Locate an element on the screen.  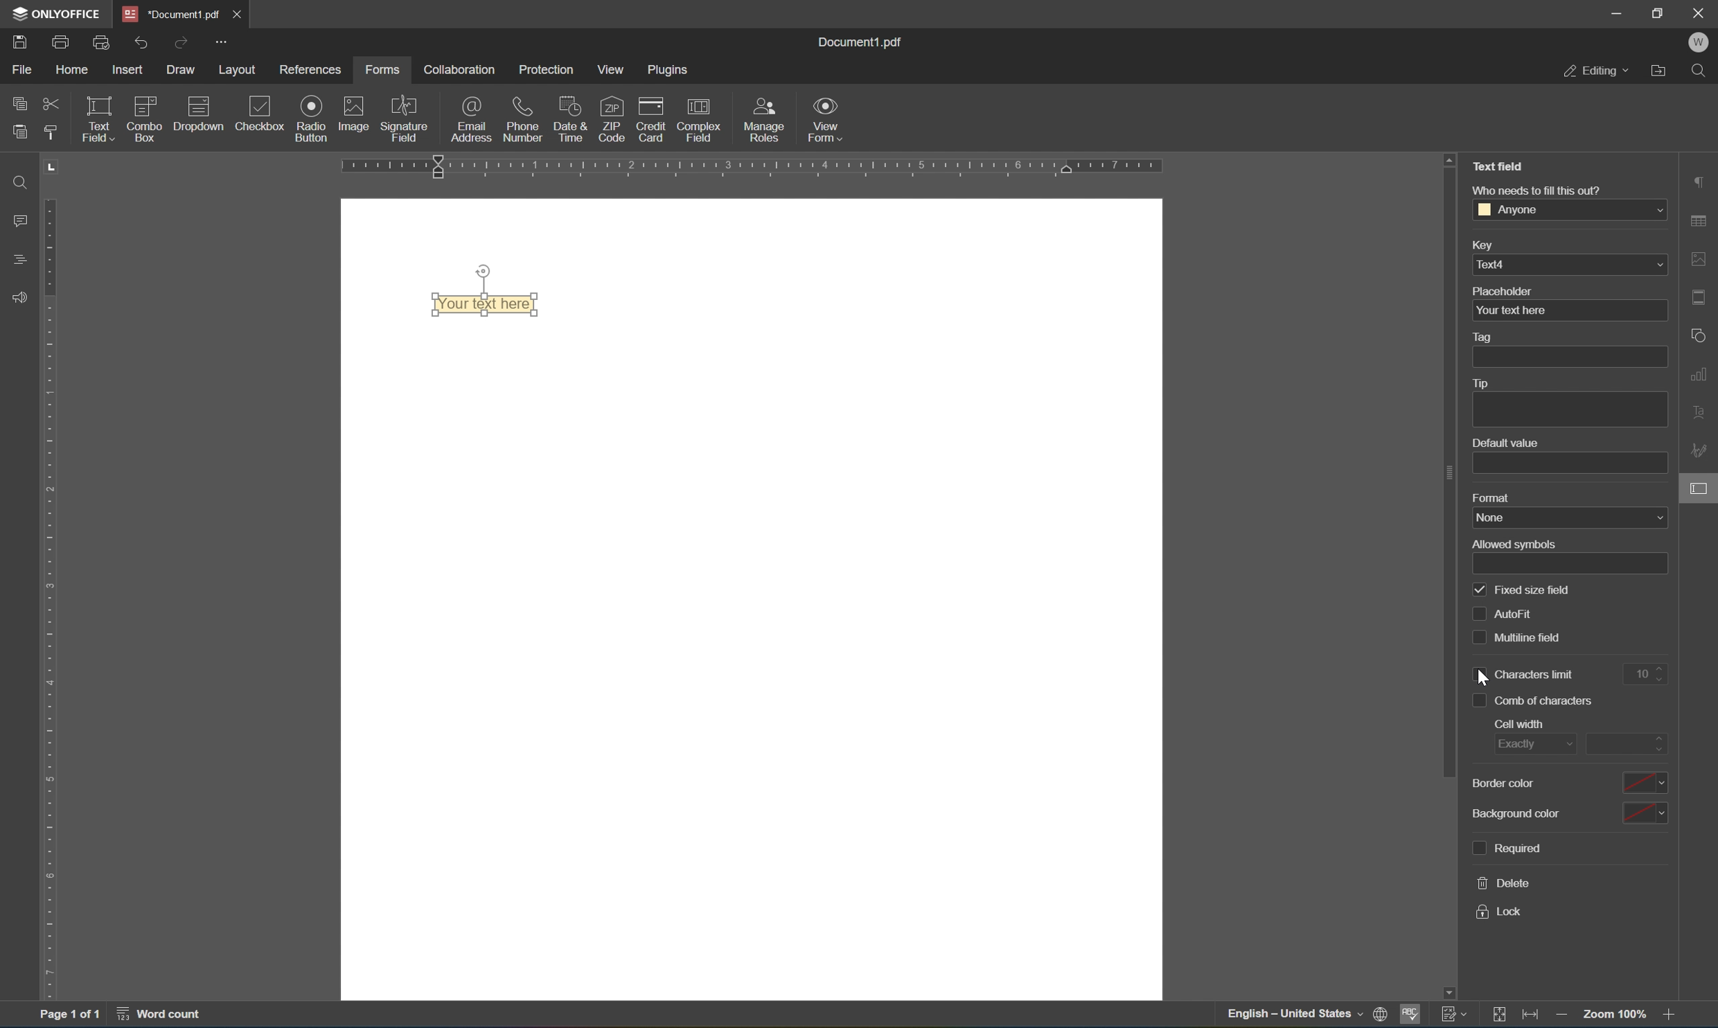
text field is located at coordinates (1496, 166).